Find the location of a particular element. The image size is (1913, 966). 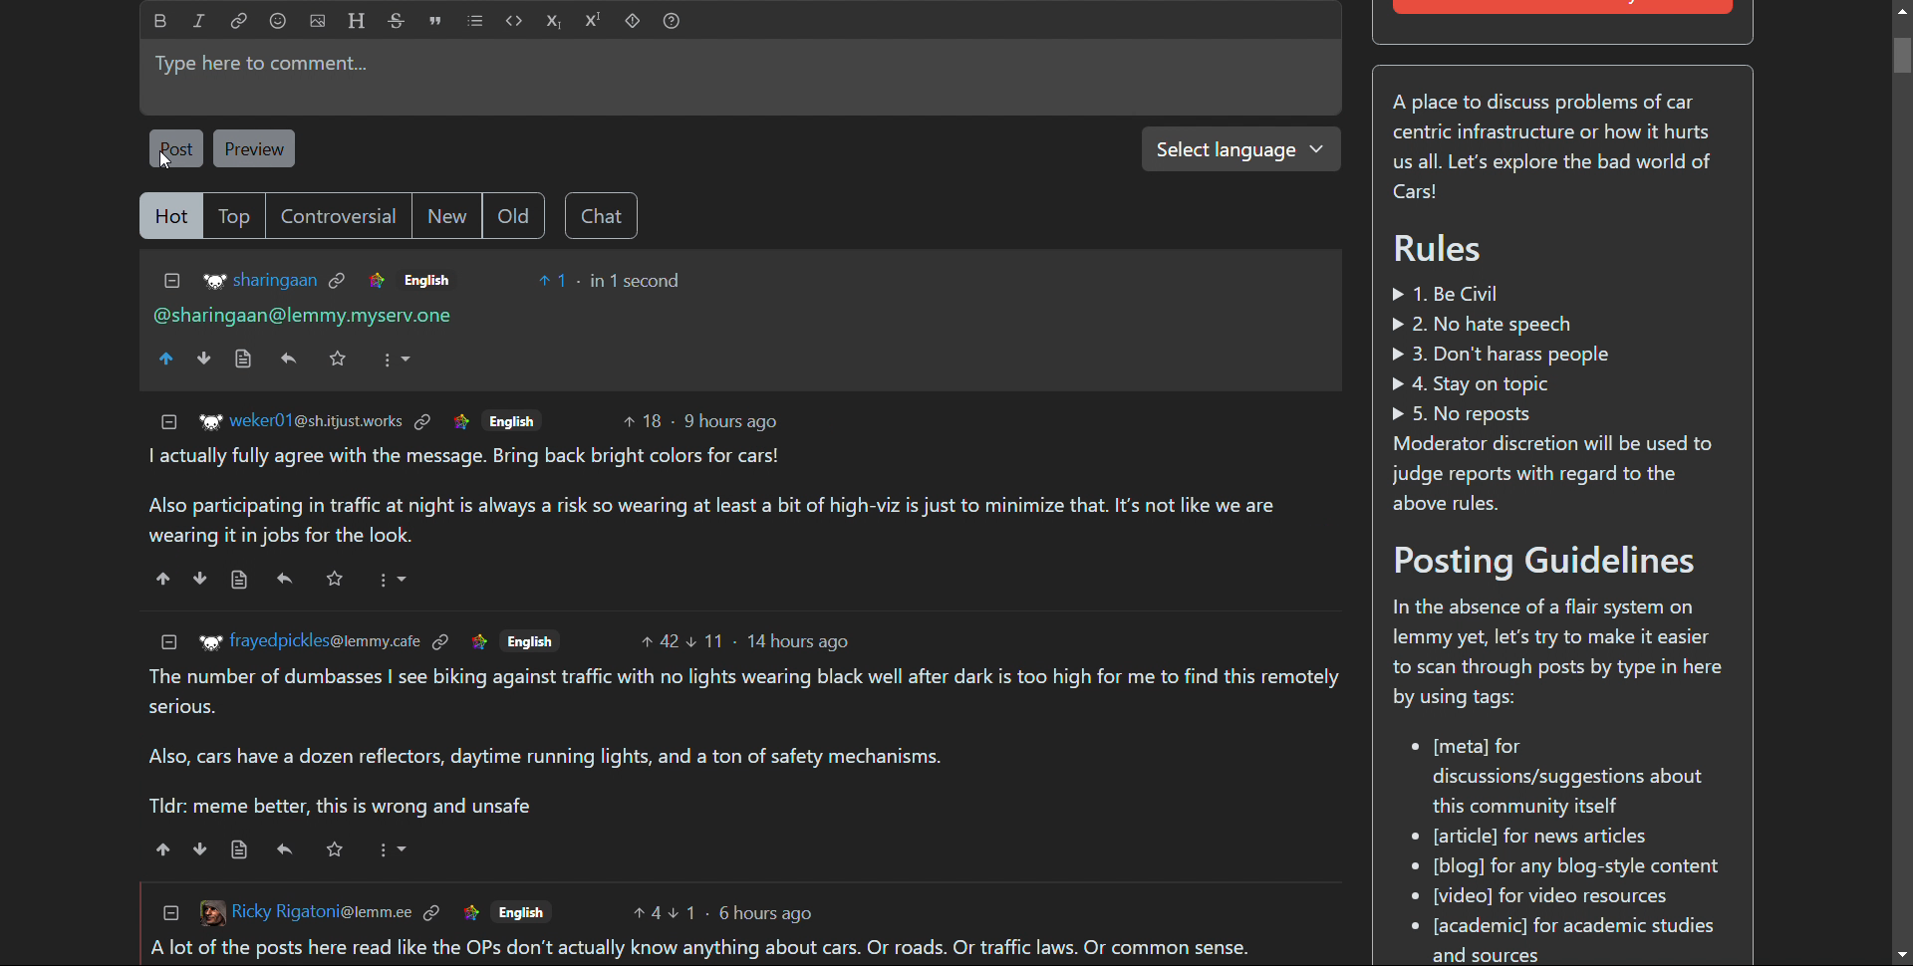

list is located at coordinates (475, 21).